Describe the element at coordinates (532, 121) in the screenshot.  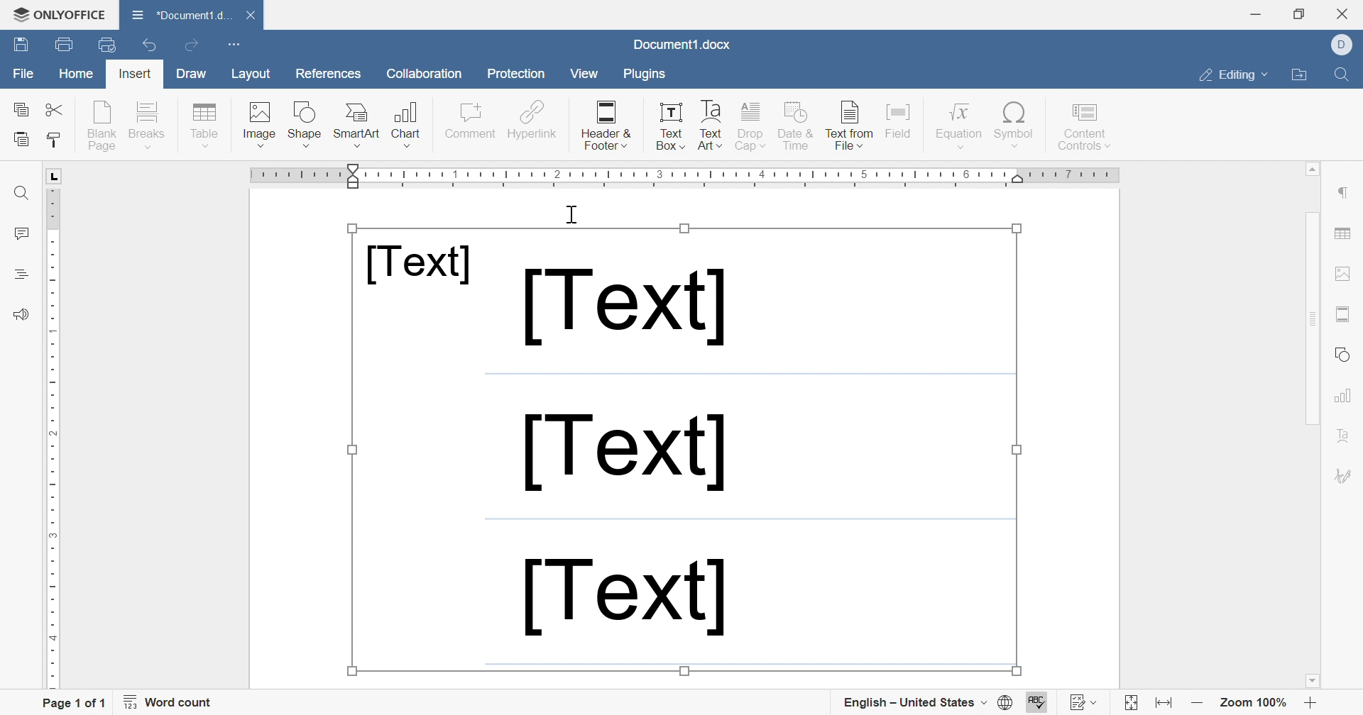
I see `Hyperlink` at that location.